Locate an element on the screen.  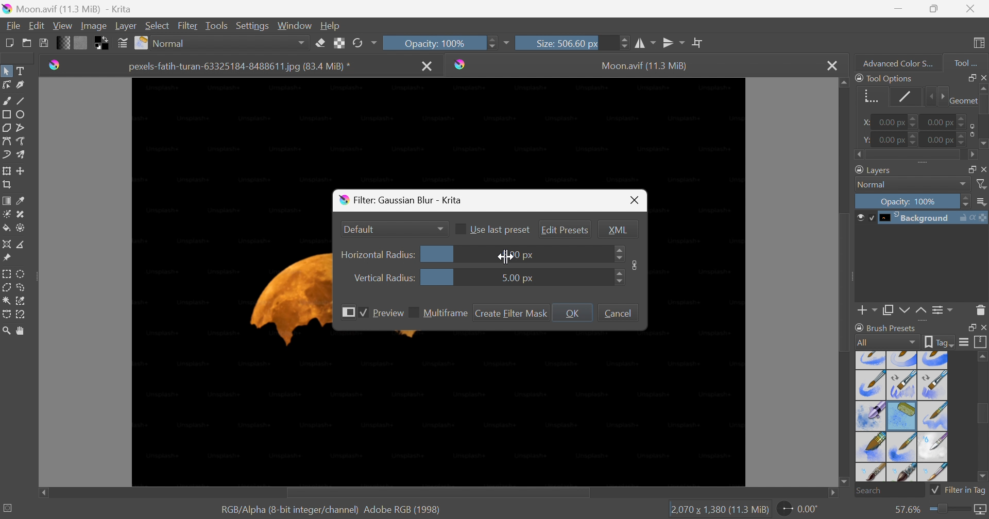
Scroll bar is located at coordinates (436, 493).